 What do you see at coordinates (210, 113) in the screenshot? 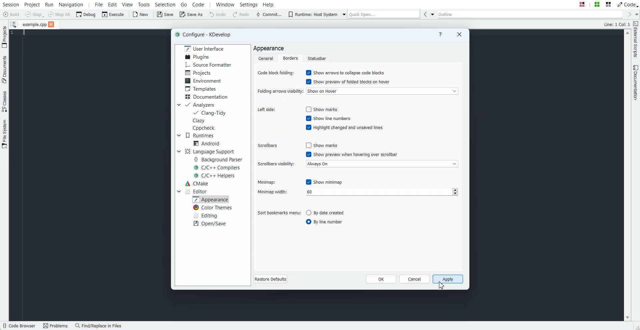
I see `Clang-Tidy` at bounding box center [210, 113].